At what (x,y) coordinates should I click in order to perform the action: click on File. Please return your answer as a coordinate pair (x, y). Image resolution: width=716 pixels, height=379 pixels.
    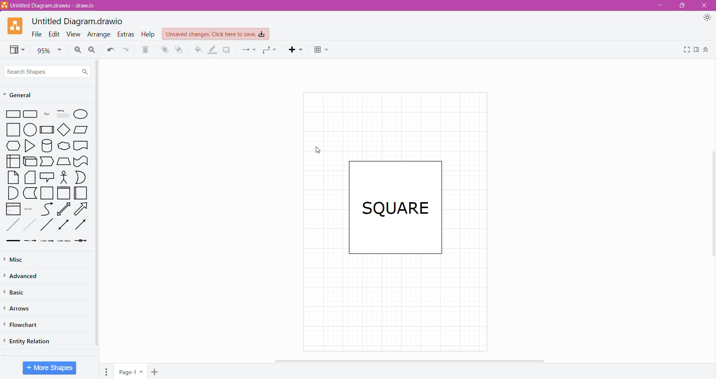
    Looking at the image, I should click on (37, 34).